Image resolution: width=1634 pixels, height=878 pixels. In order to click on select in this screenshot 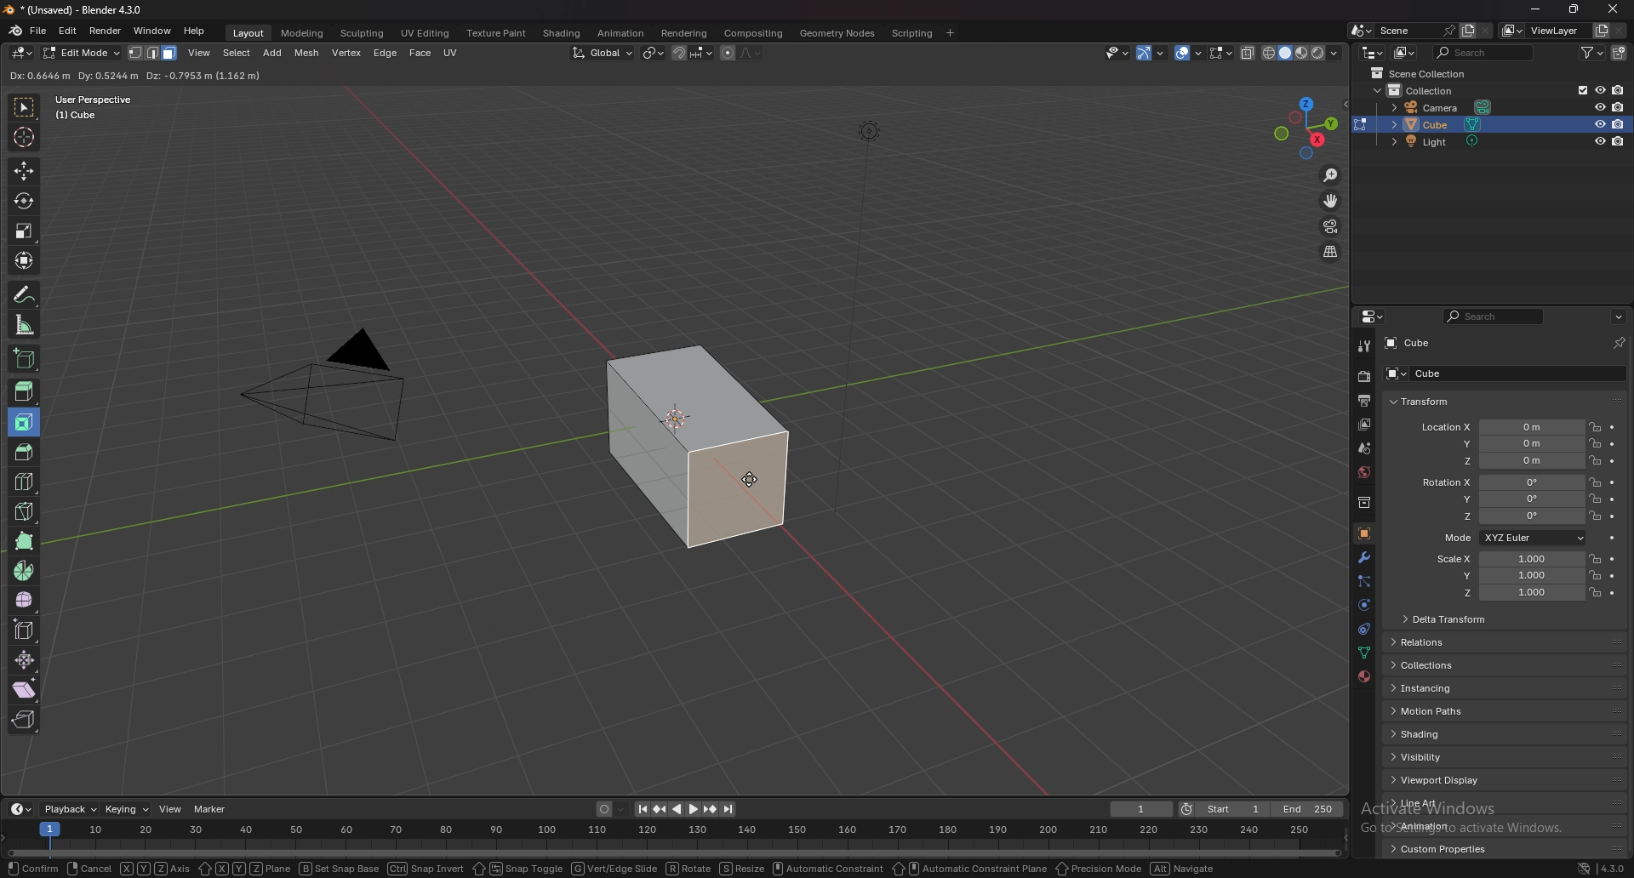, I will do `click(237, 53)`.